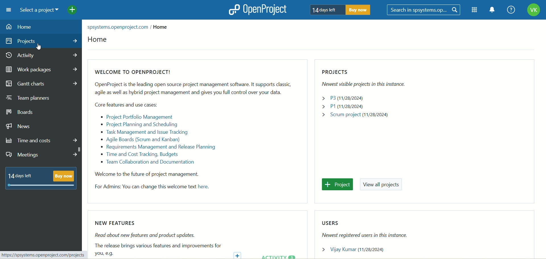  What do you see at coordinates (510, 10) in the screenshot?
I see `help` at bounding box center [510, 10].